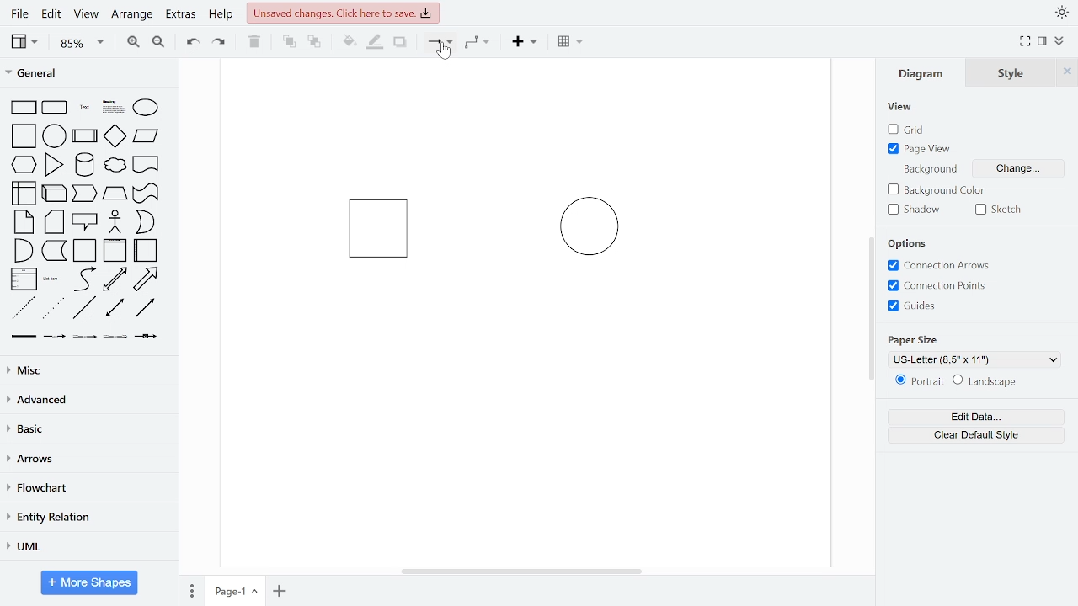 This screenshot has height=606, width=1078. Describe the element at coordinates (440, 43) in the screenshot. I see `connector` at that location.